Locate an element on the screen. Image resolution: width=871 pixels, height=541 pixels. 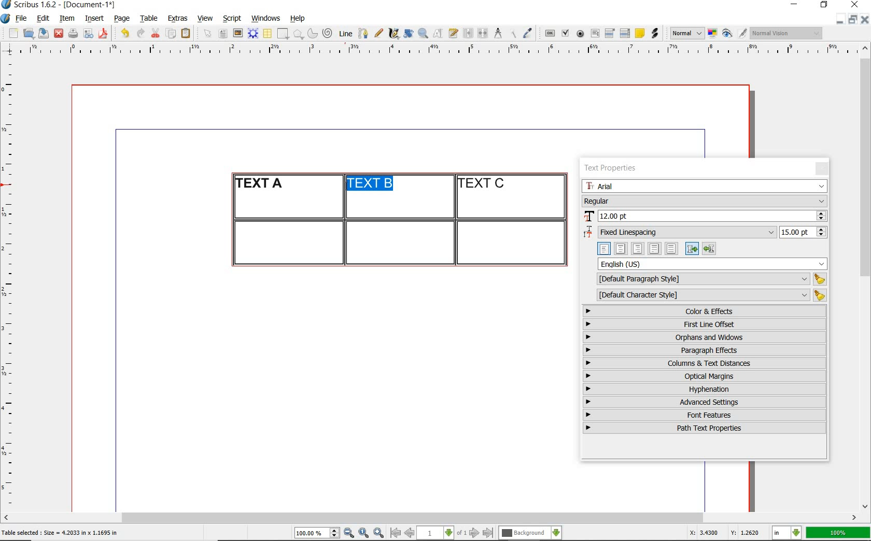
measurements is located at coordinates (498, 34).